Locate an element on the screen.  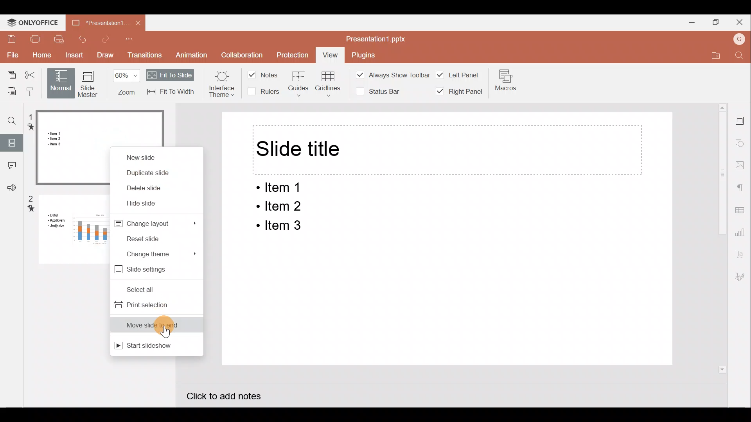
Slide settings is located at coordinates (153, 270).